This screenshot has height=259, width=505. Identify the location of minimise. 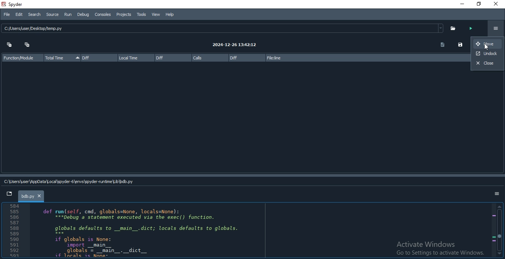
(461, 5).